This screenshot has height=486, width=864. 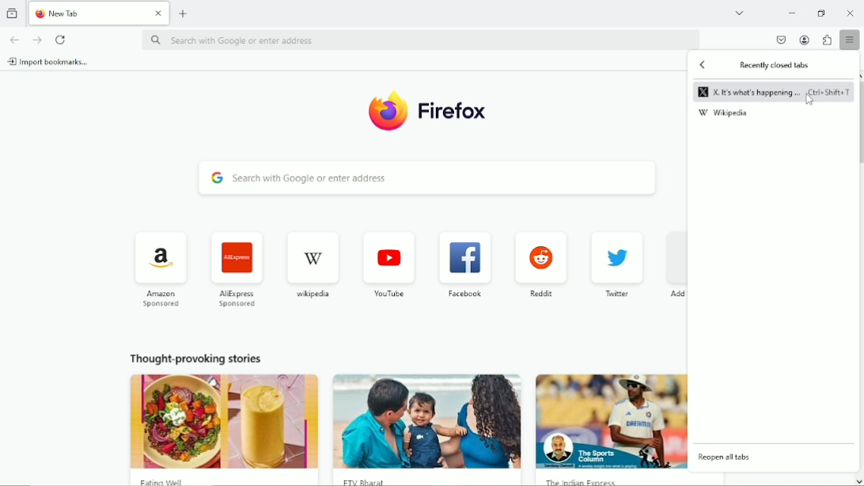 I want to click on new tab, so click(x=185, y=13).